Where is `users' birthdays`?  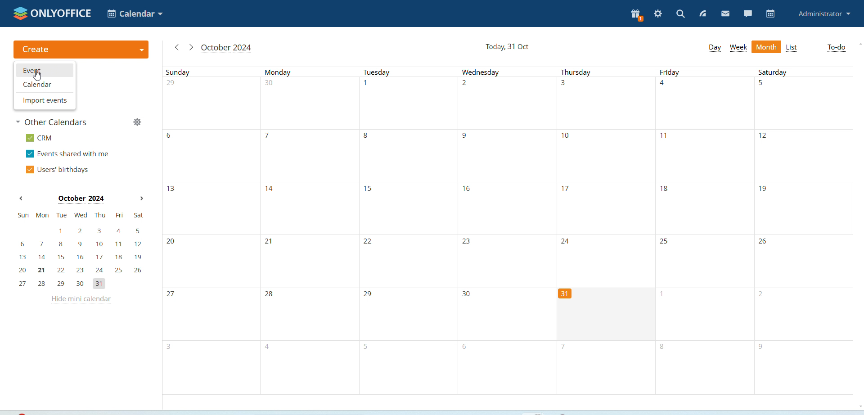 users' birthdays is located at coordinates (58, 170).